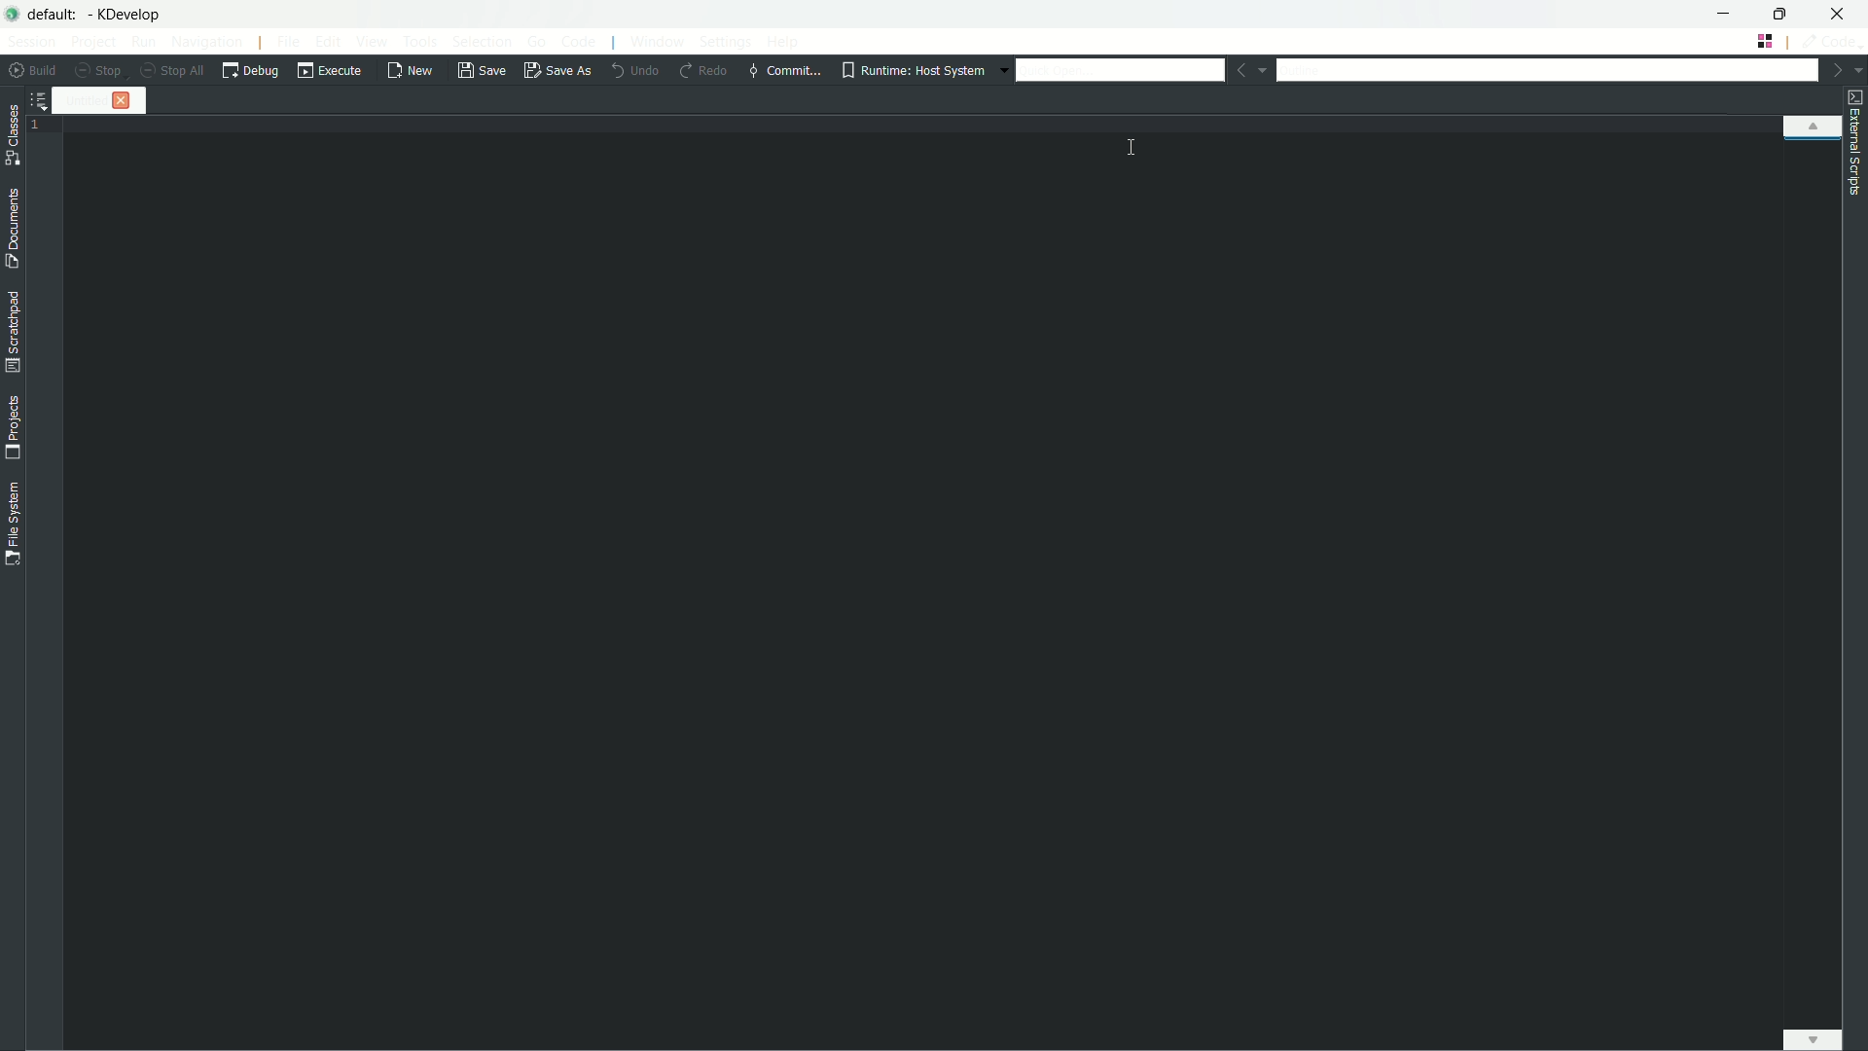 The width and height of the screenshot is (1868, 1051). What do you see at coordinates (421, 42) in the screenshot?
I see `tools` at bounding box center [421, 42].